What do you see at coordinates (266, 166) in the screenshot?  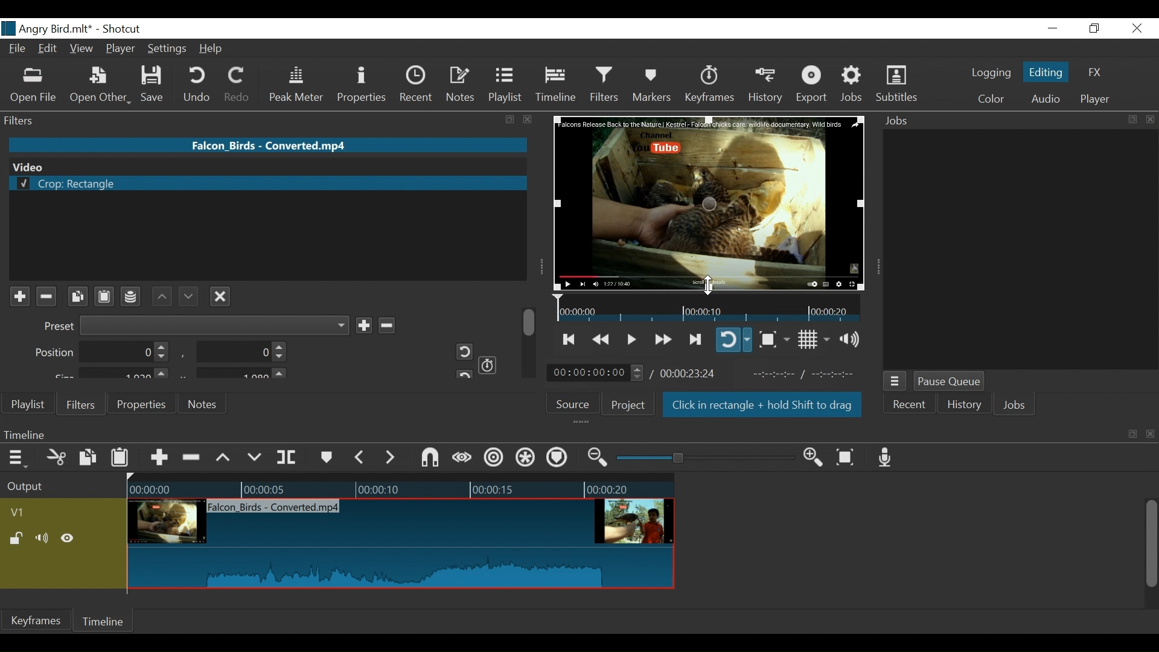 I see `Video` at bounding box center [266, 166].